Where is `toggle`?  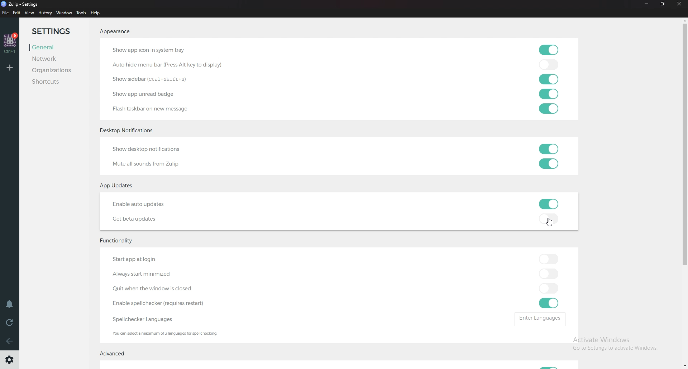 toggle is located at coordinates (547, 50).